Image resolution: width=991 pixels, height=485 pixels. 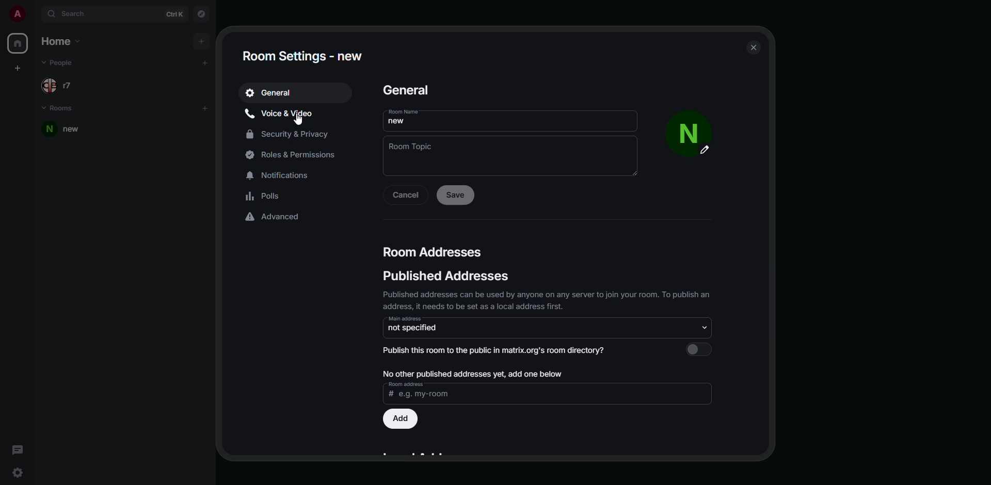 I want to click on profile, so click(x=691, y=136).